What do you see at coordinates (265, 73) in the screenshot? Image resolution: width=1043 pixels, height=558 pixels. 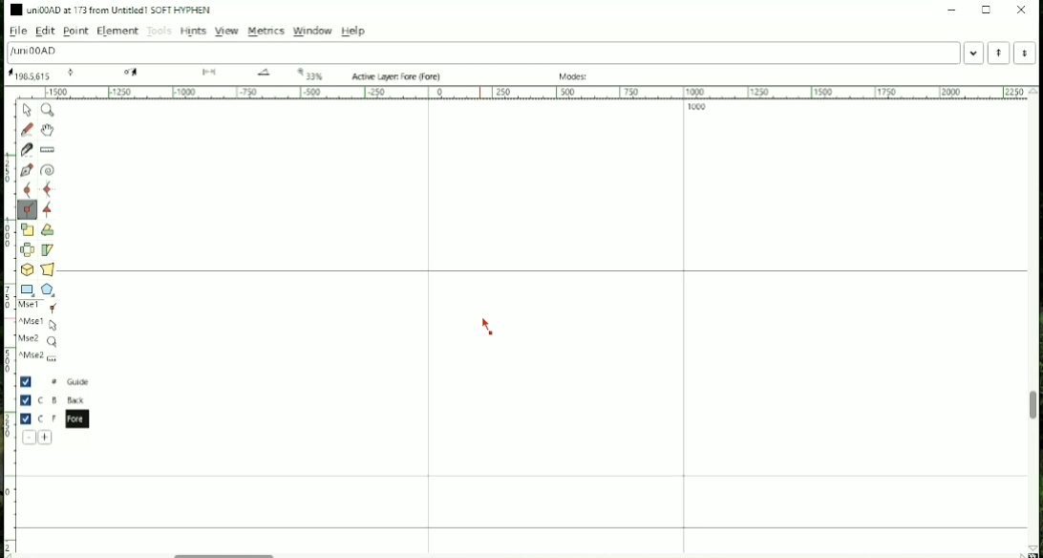 I see `173 Oxad U+00AD "uni00AD" SOFT HYPHEN` at bounding box center [265, 73].